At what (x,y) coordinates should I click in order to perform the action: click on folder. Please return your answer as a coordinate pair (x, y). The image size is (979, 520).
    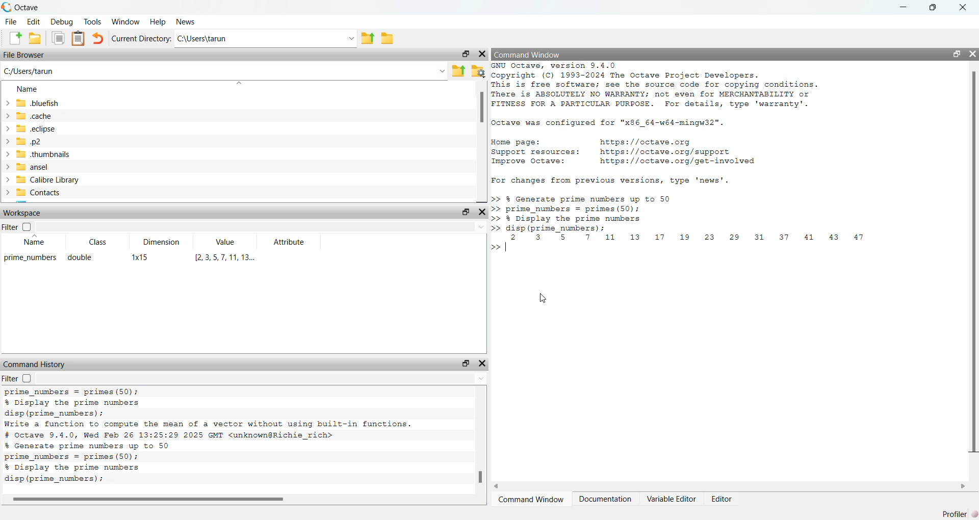
    Looking at the image, I should click on (388, 39).